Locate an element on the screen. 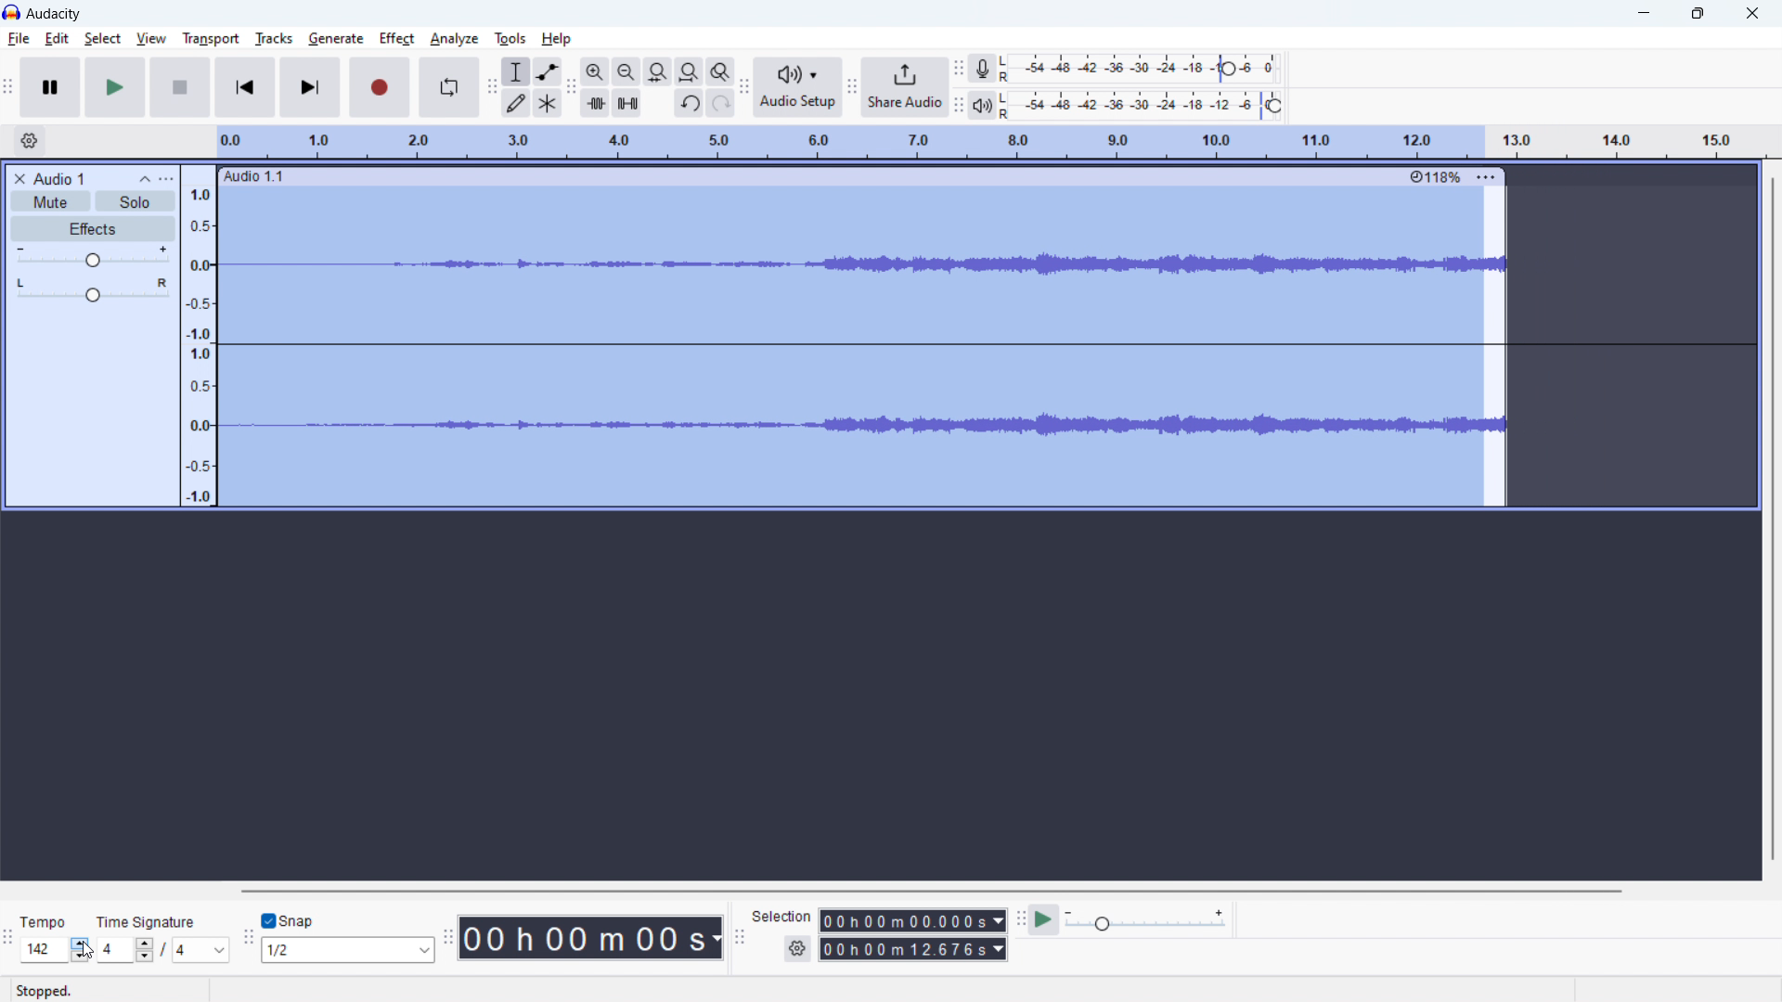 This screenshot has width=1782, height=1002. redo is located at coordinates (720, 103).